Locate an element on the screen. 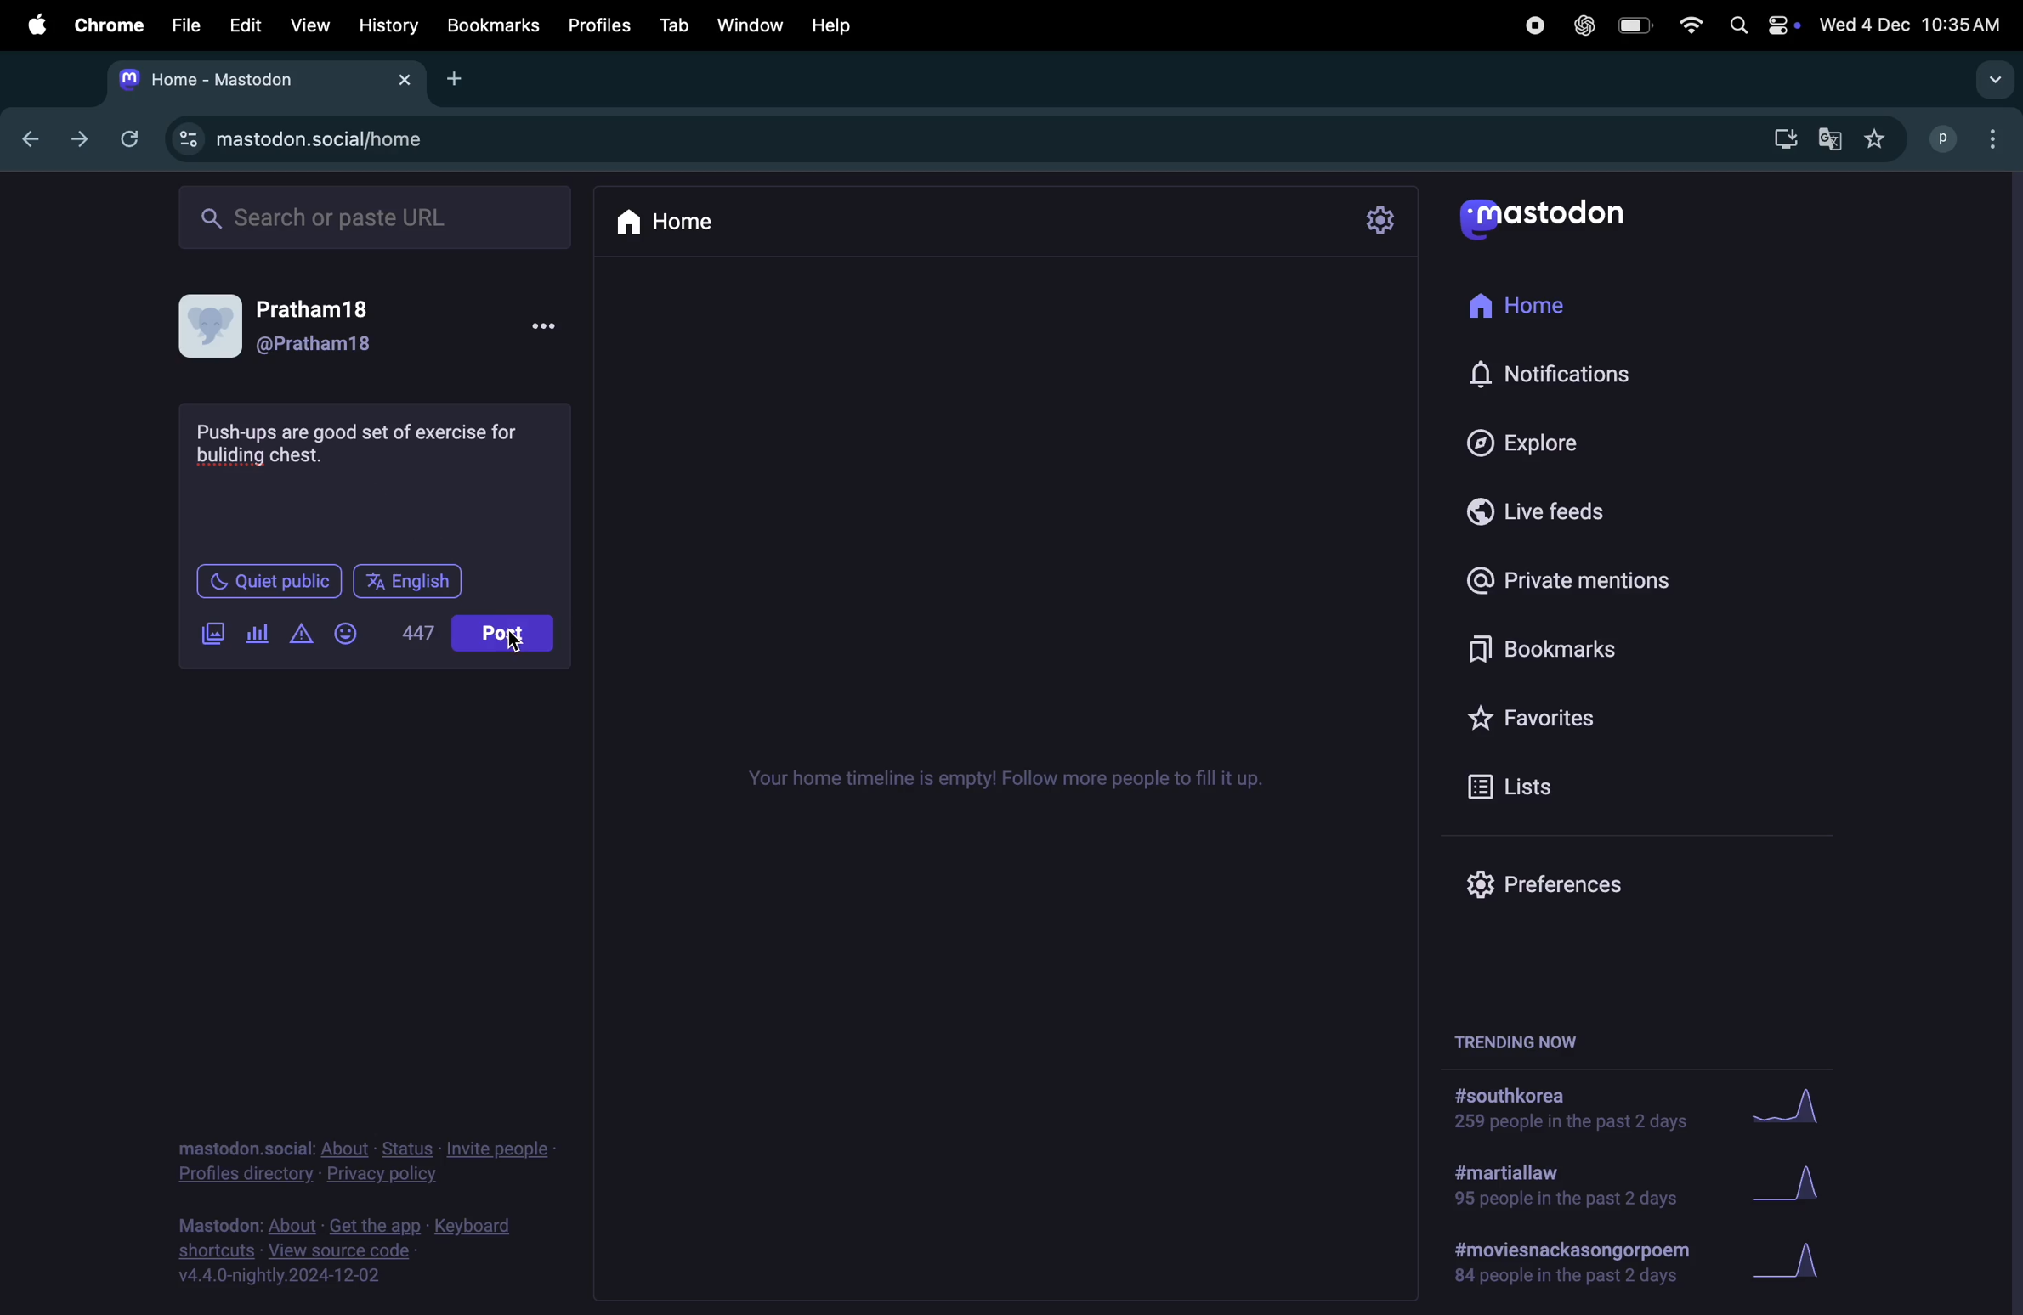 This screenshot has width=2023, height=1315. create alert is located at coordinates (303, 636).